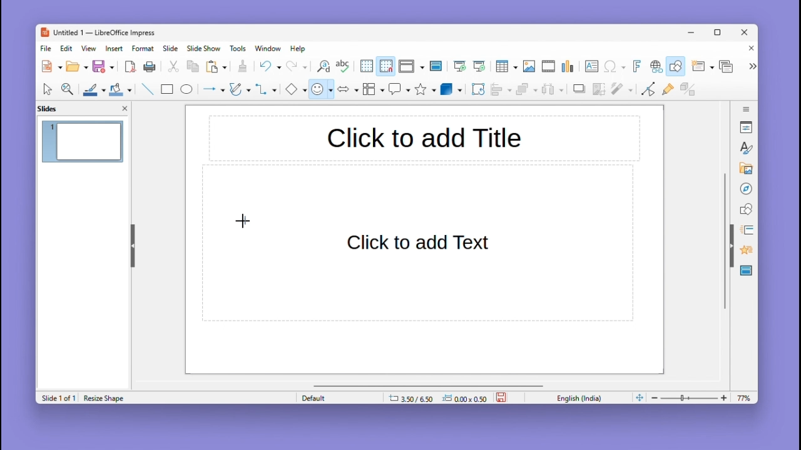 This screenshot has height=450, width=801. I want to click on Video, so click(548, 67).